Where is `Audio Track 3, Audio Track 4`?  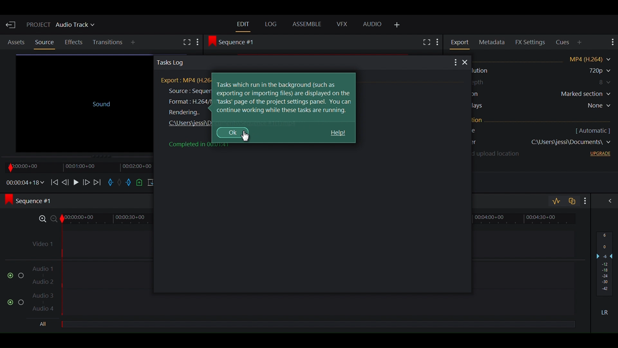 Audio Track 3, Audio Track 4 is located at coordinates (302, 304).